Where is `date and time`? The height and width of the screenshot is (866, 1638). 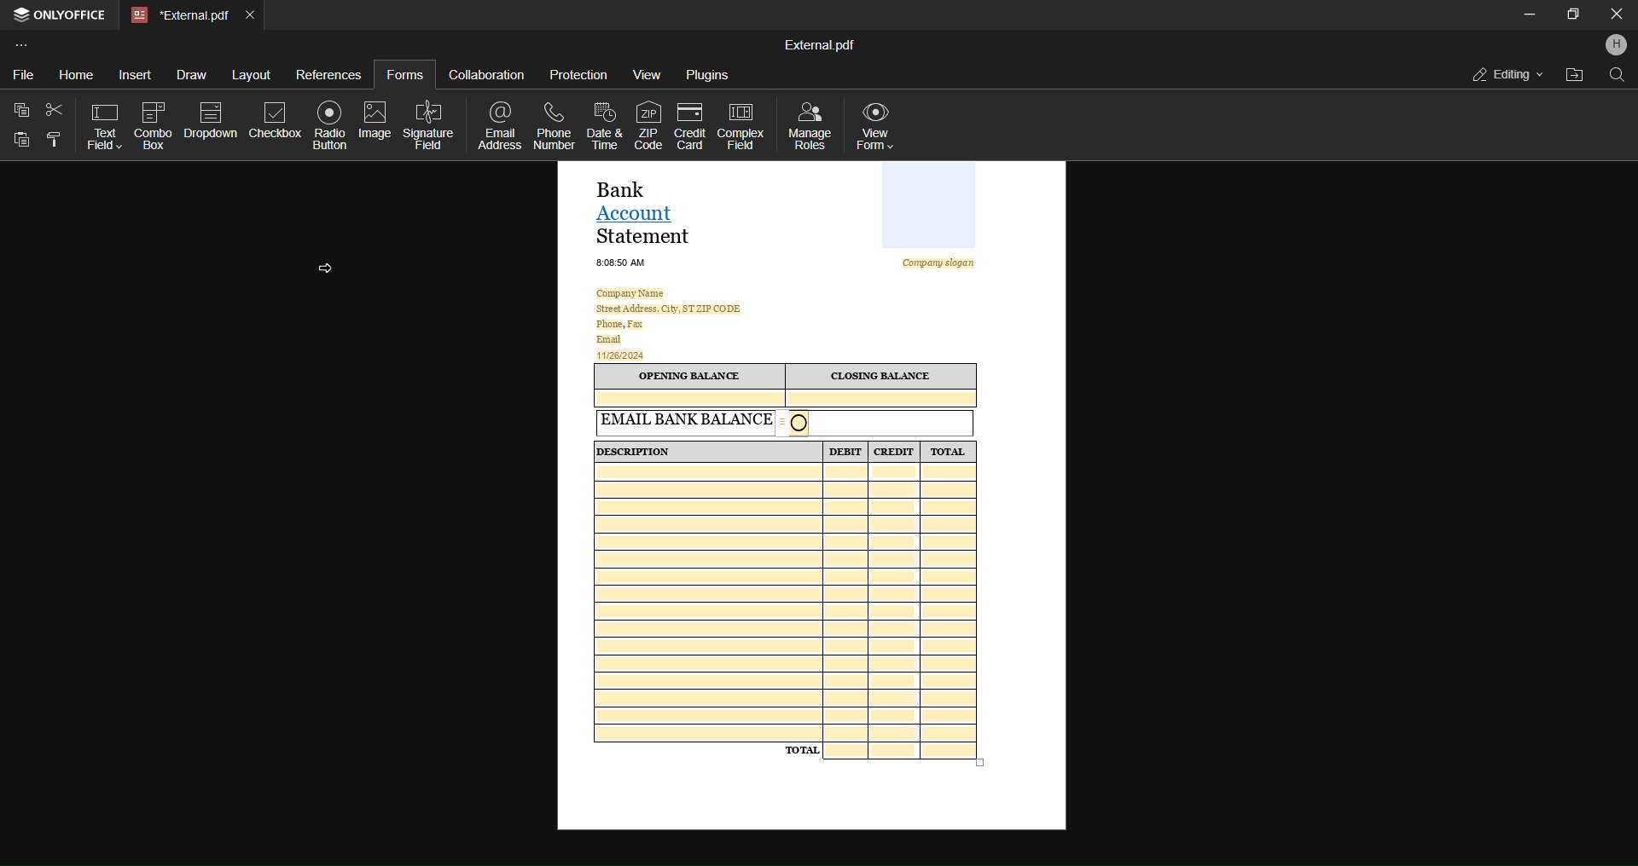 date and time is located at coordinates (604, 124).